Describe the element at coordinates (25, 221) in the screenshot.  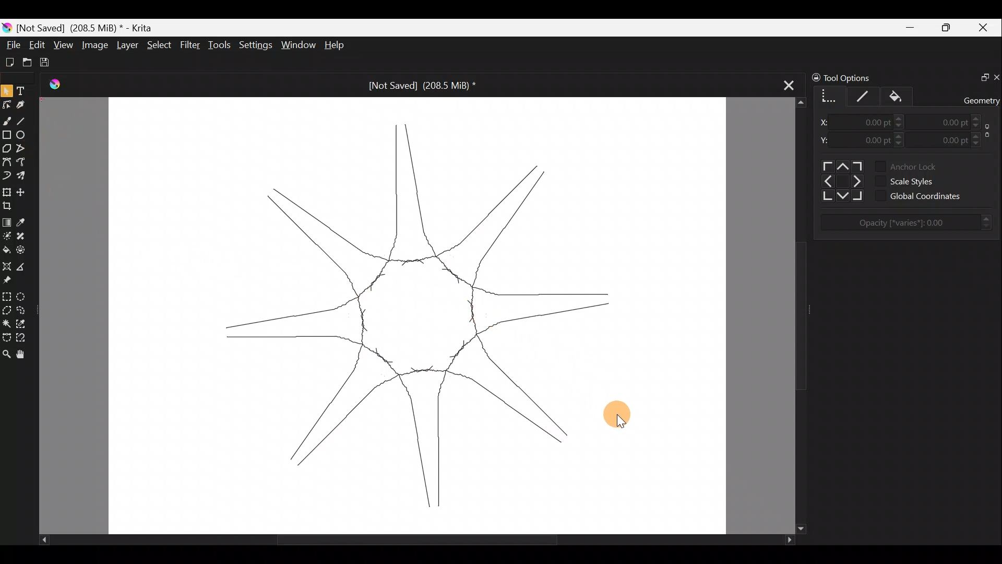
I see `Sample a colour from image/current layer` at that location.